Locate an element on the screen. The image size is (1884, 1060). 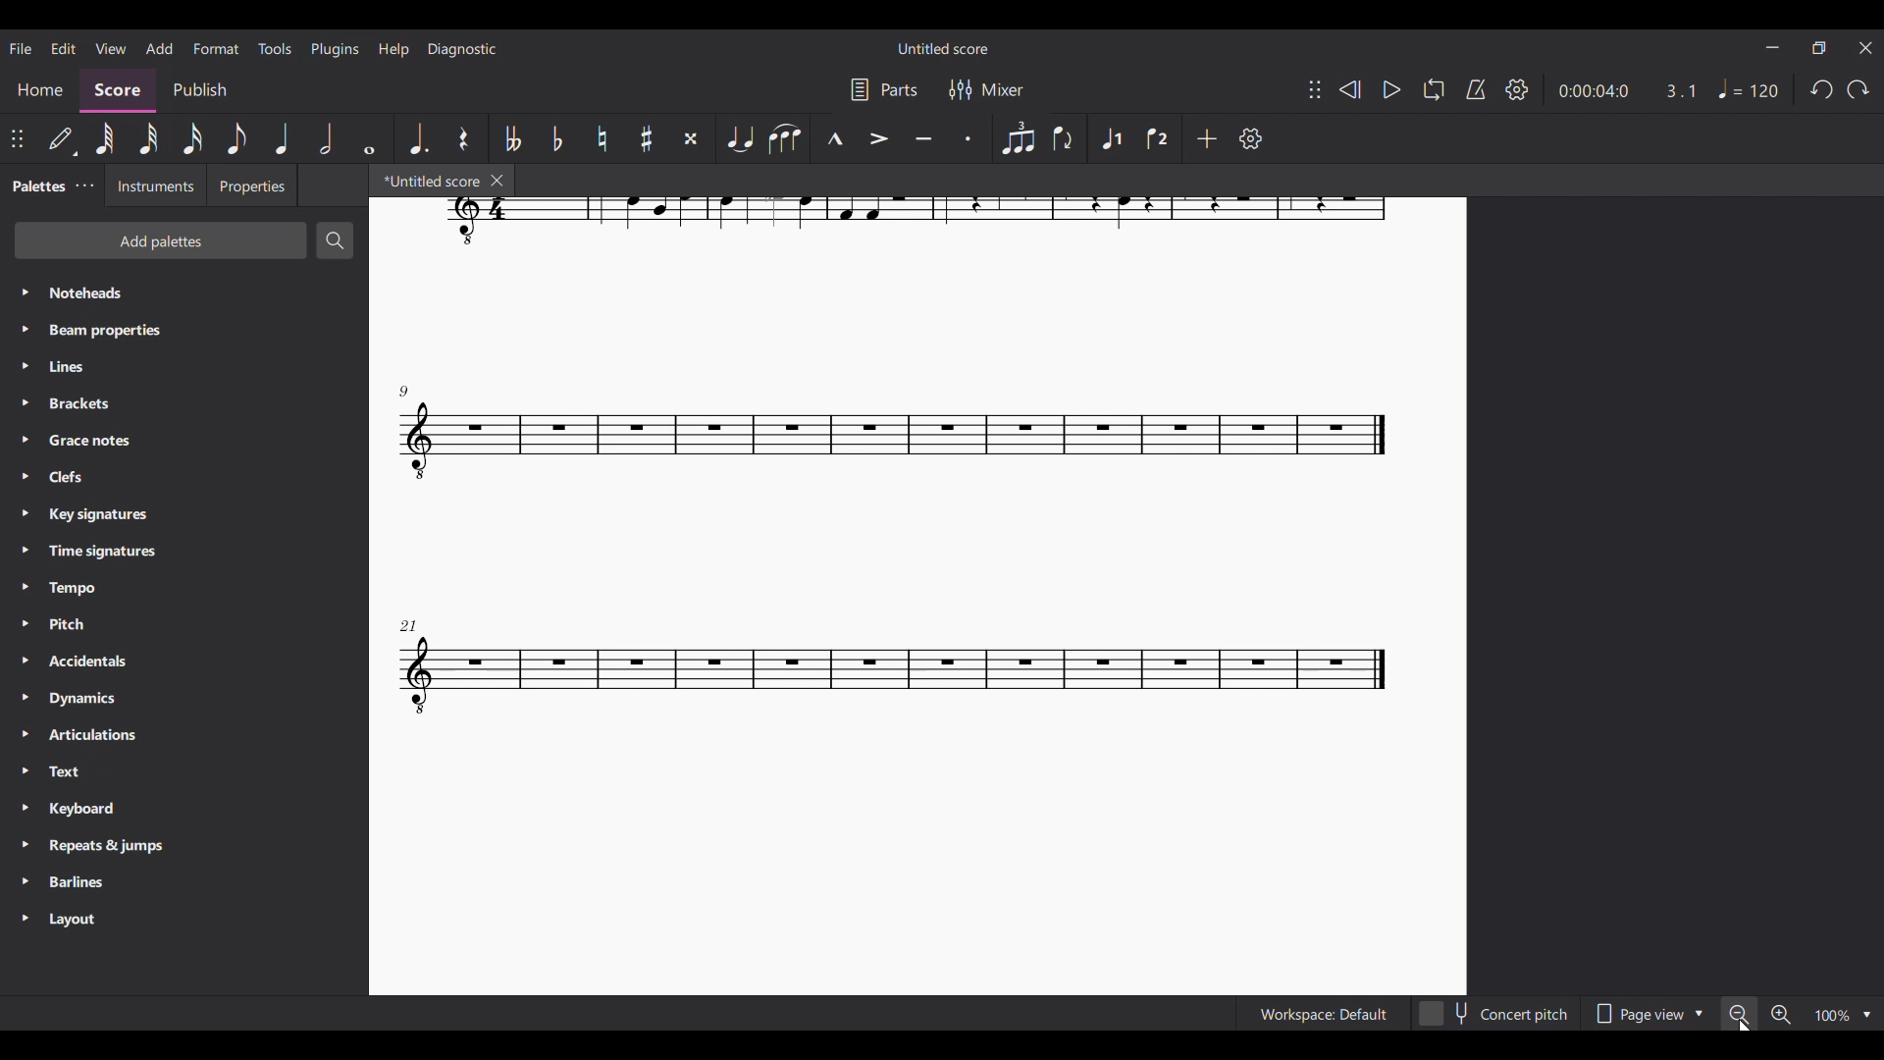
Repeats & jumps is located at coordinates (184, 845).